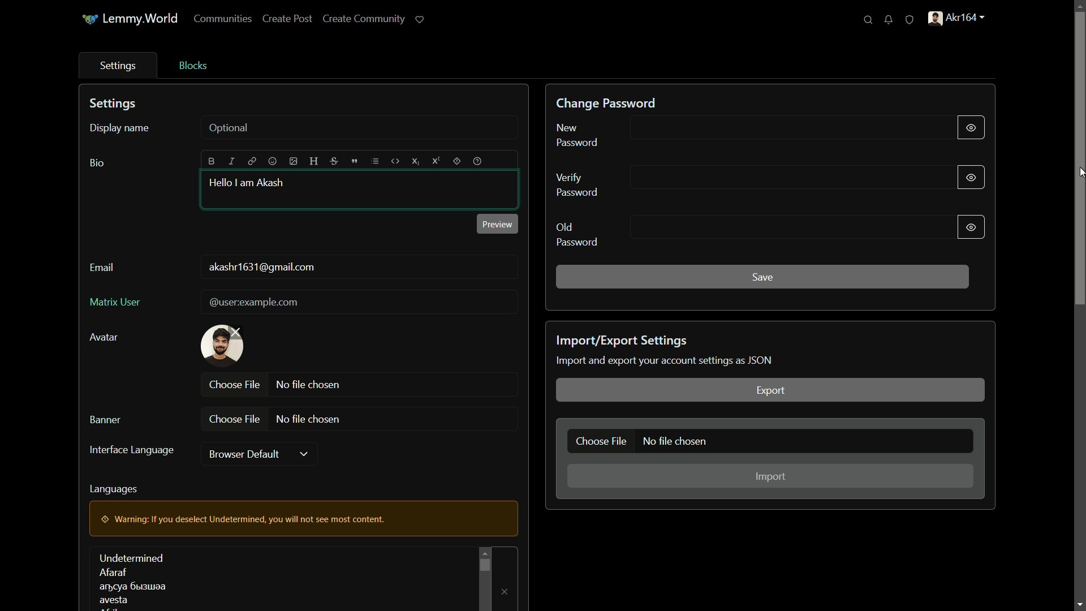  Describe the element at coordinates (141, 19) in the screenshot. I see `Lemmy.World` at that location.